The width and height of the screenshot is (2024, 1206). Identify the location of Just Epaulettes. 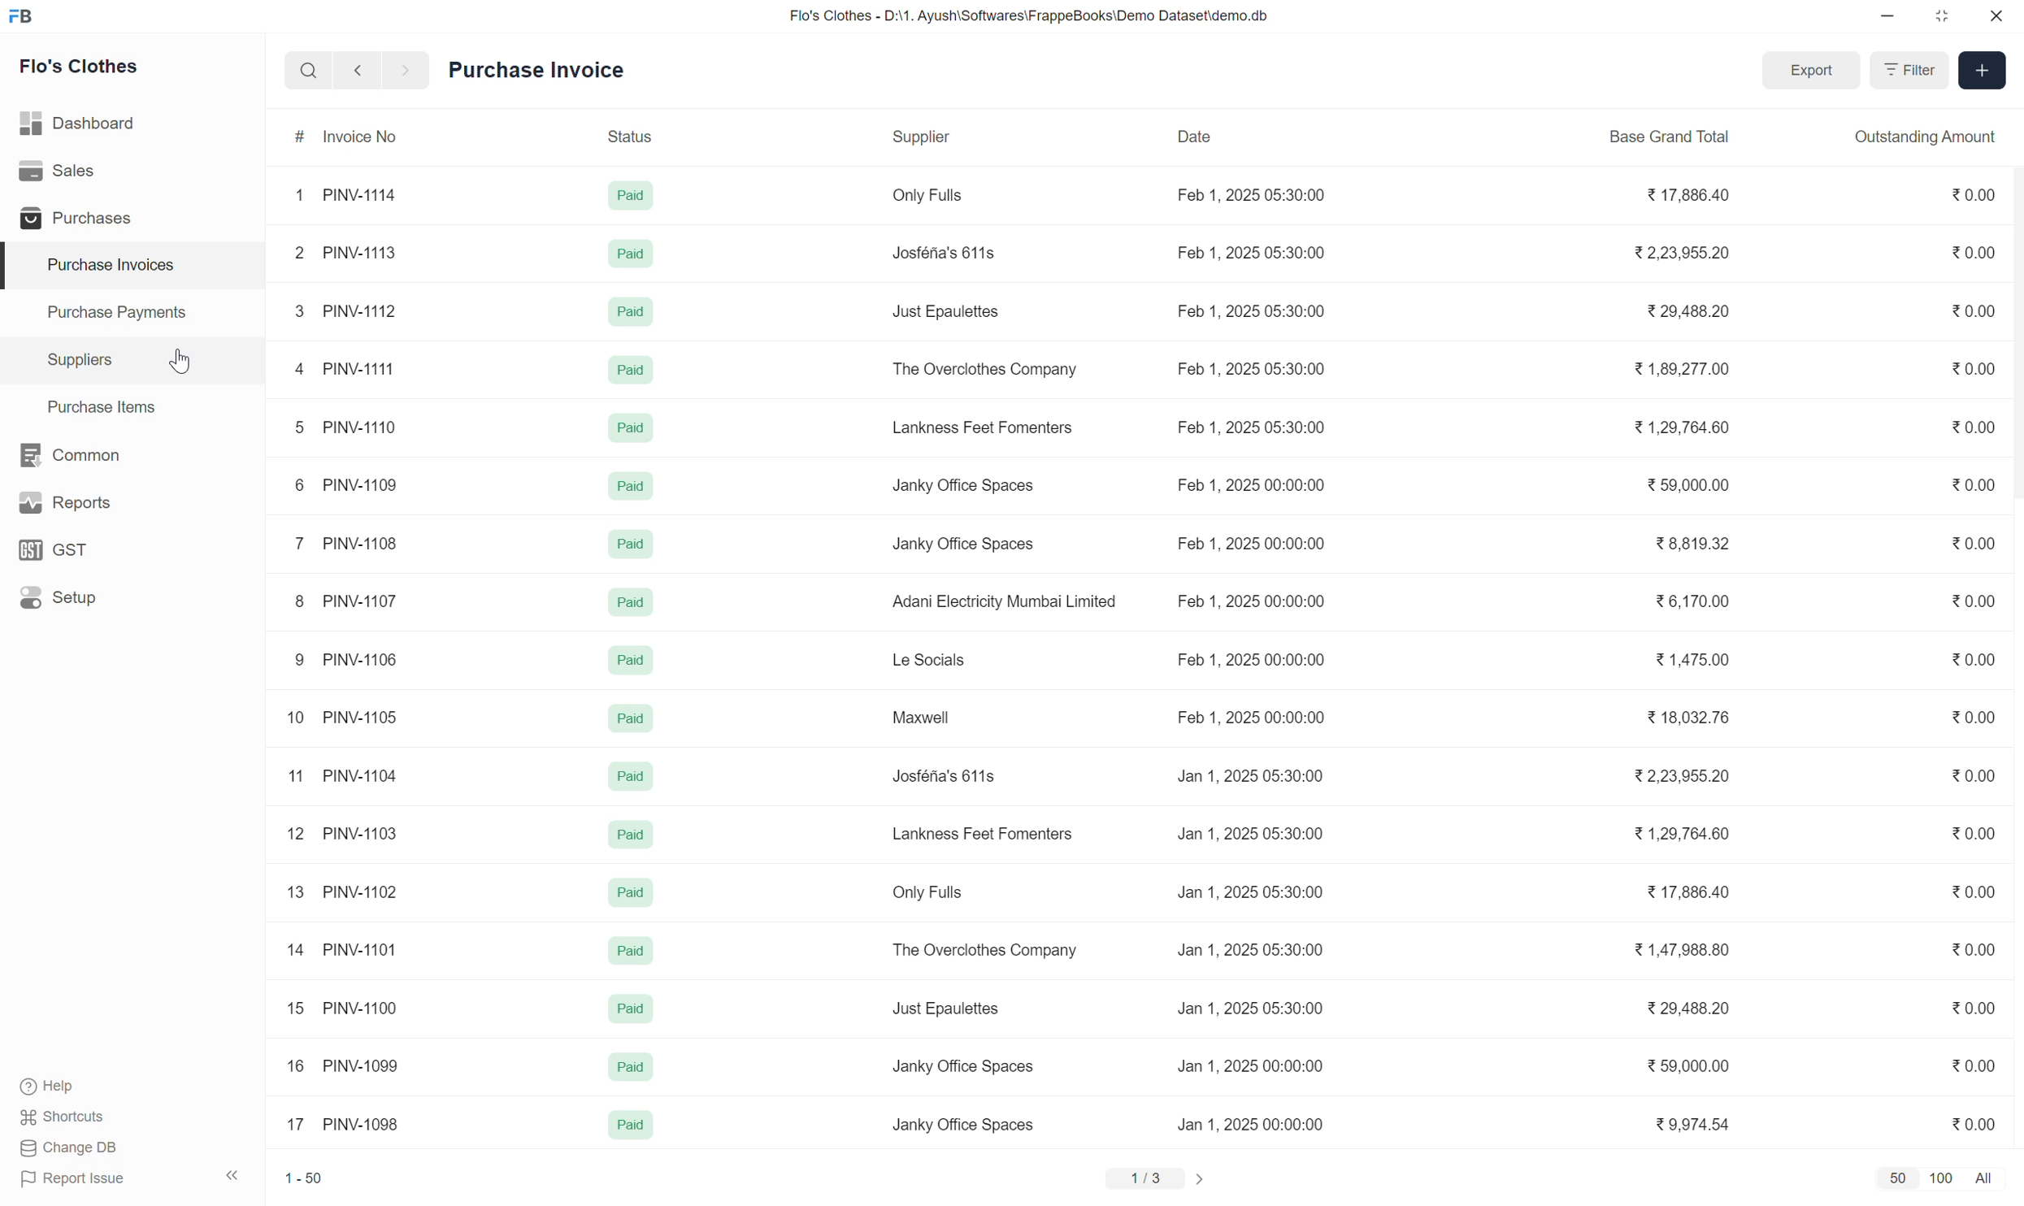
(946, 1009).